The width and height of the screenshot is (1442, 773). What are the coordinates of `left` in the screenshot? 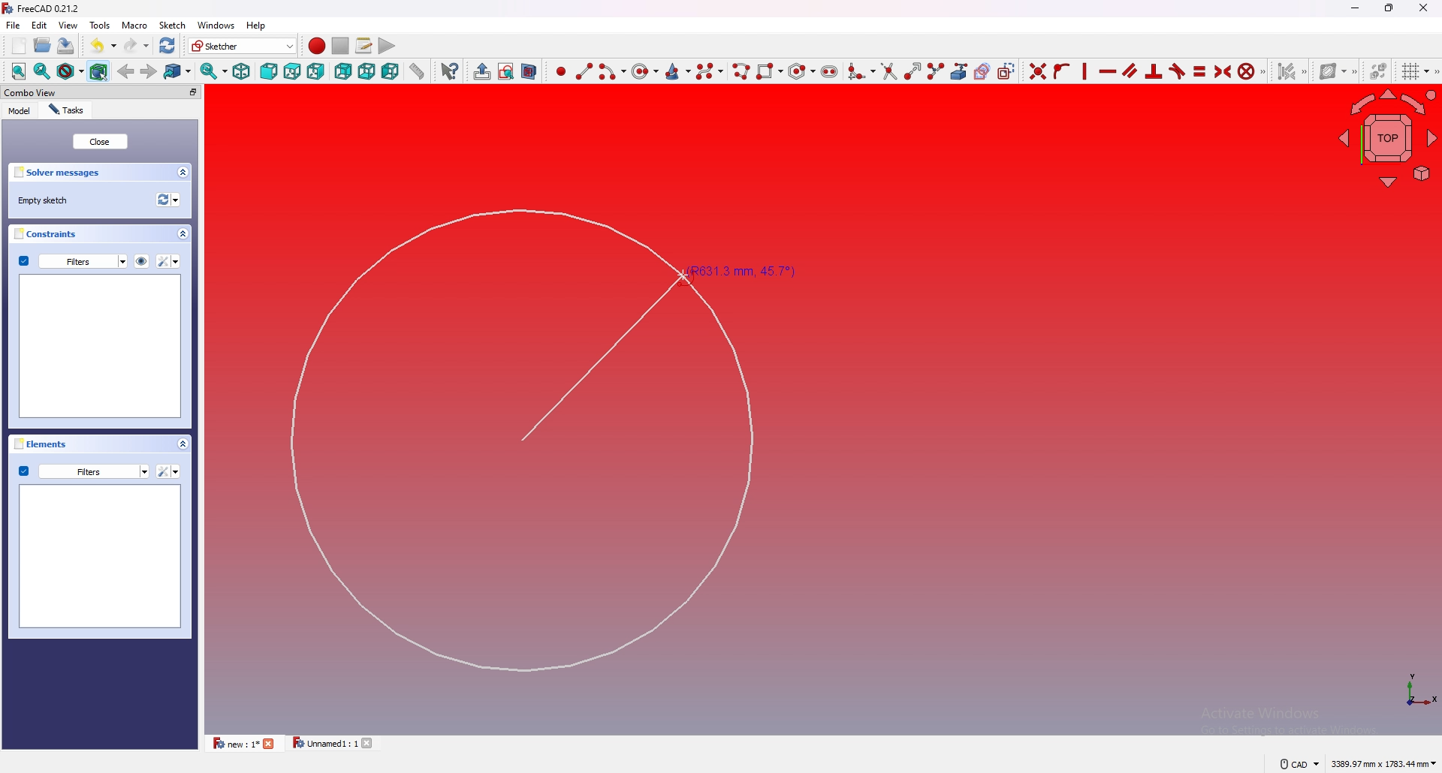 It's located at (392, 71).